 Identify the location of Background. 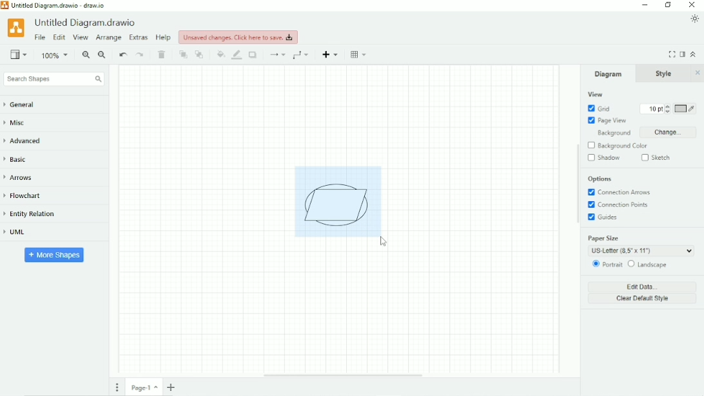
(611, 134).